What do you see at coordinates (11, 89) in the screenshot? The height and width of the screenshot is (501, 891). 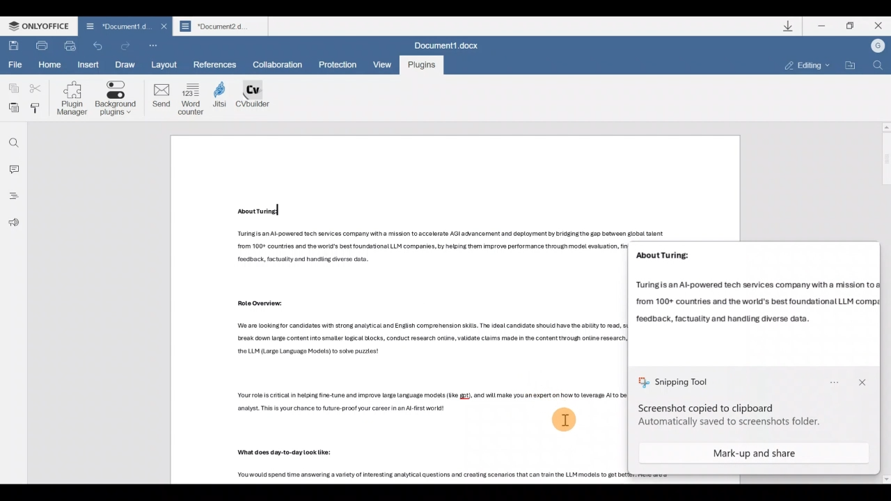 I see `Copy` at bounding box center [11, 89].